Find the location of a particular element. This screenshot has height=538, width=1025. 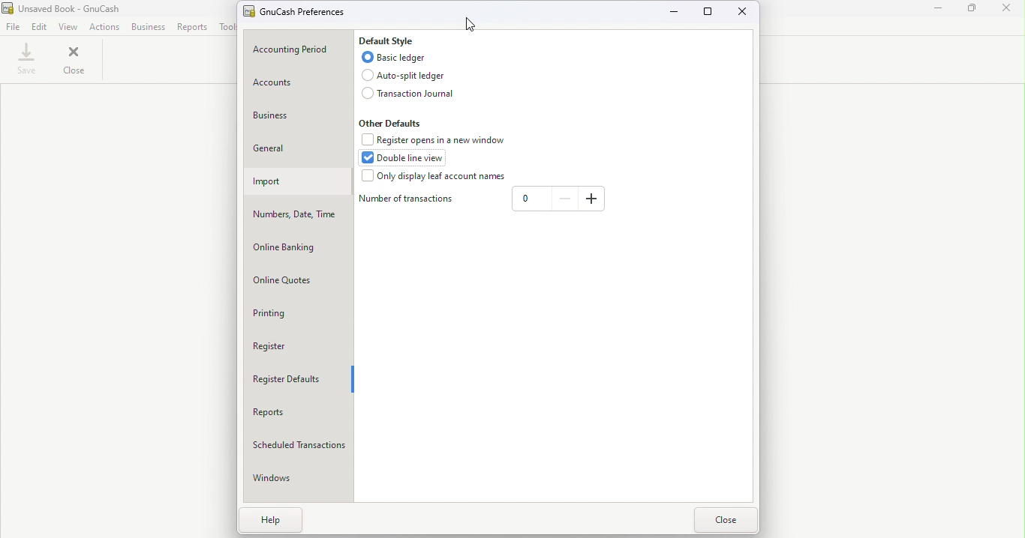

Minimize is located at coordinates (936, 13).